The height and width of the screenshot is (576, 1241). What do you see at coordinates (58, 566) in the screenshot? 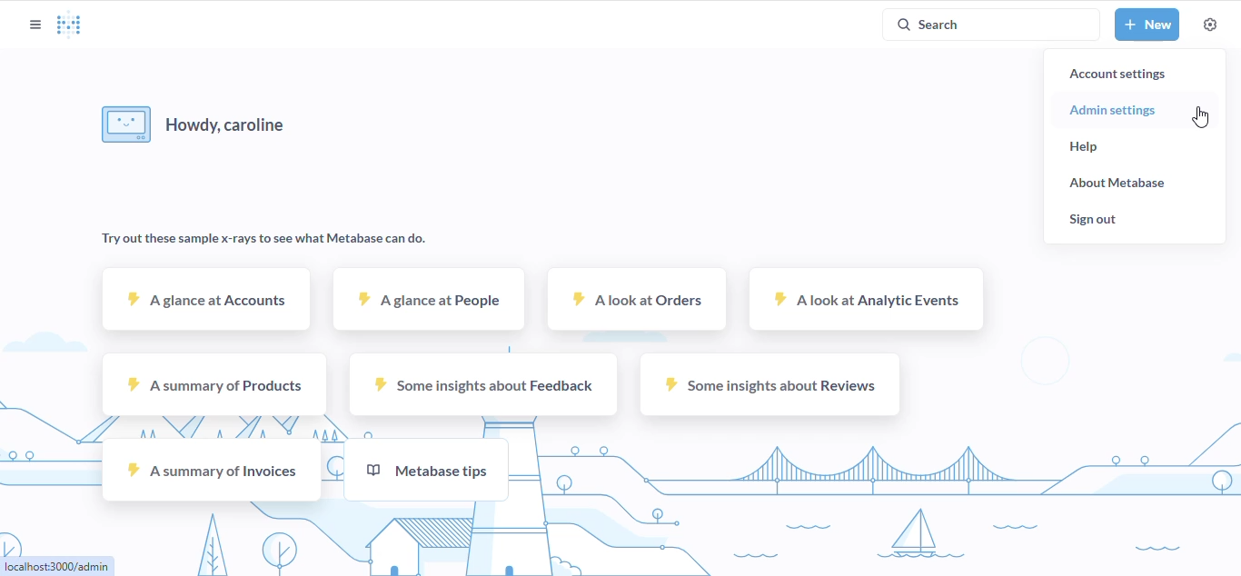
I see `link` at bounding box center [58, 566].